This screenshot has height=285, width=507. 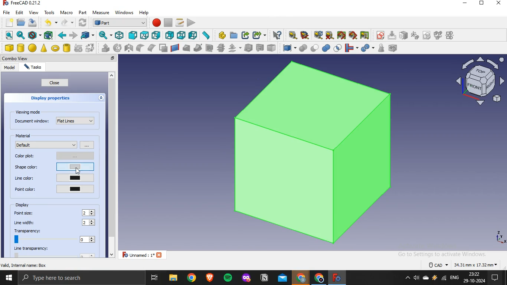 What do you see at coordinates (25, 223) in the screenshot?
I see `line width` at bounding box center [25, 223].